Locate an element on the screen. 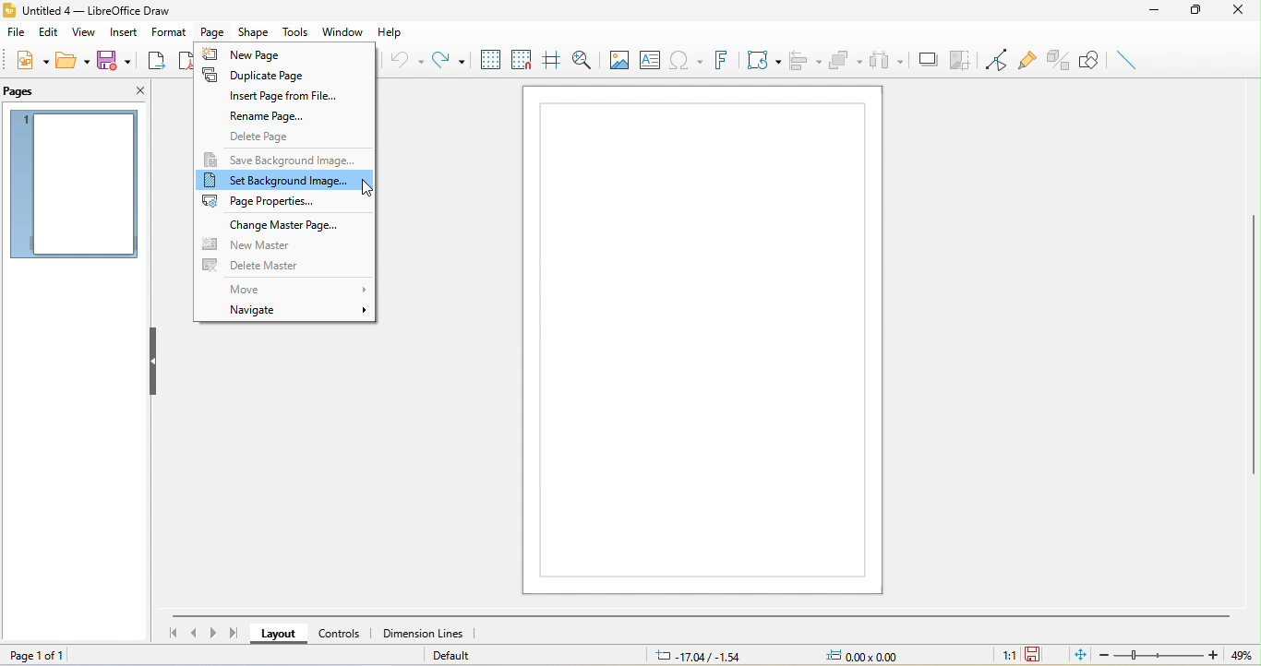  canvas is located at coordinates (703, 339).